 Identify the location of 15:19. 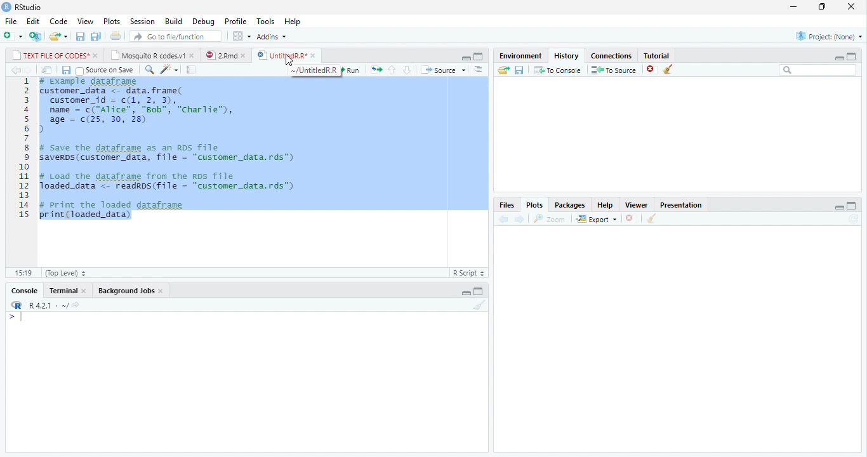
(25, 273).